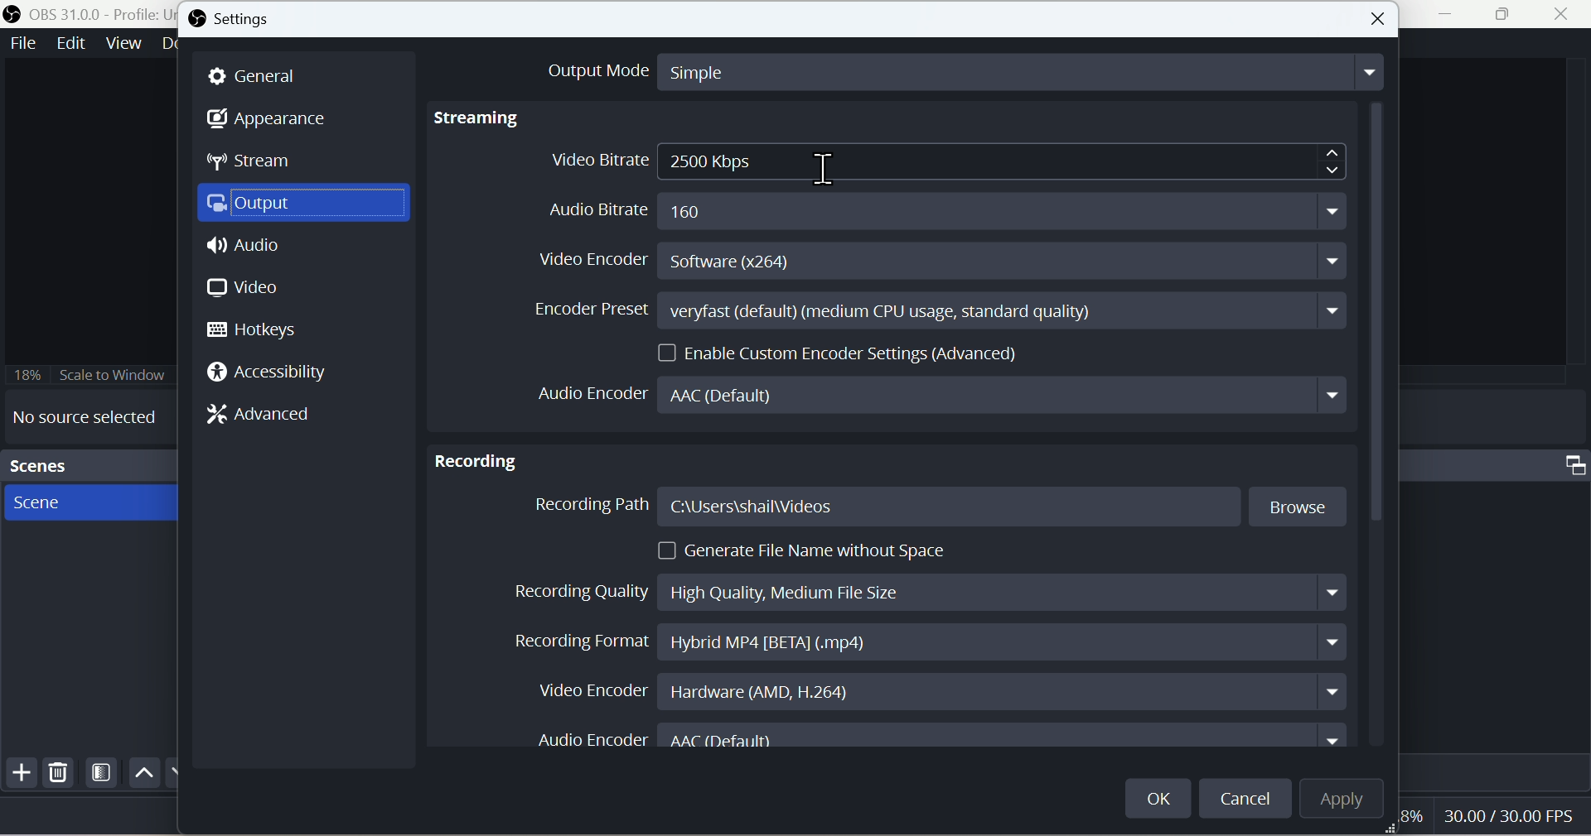 The height and width of the screenshot is (836, 1591). What do you see at coordinates (935, 207) in the screenshot?
I see `Audio Bitrate` at bounding box center [935, 207].